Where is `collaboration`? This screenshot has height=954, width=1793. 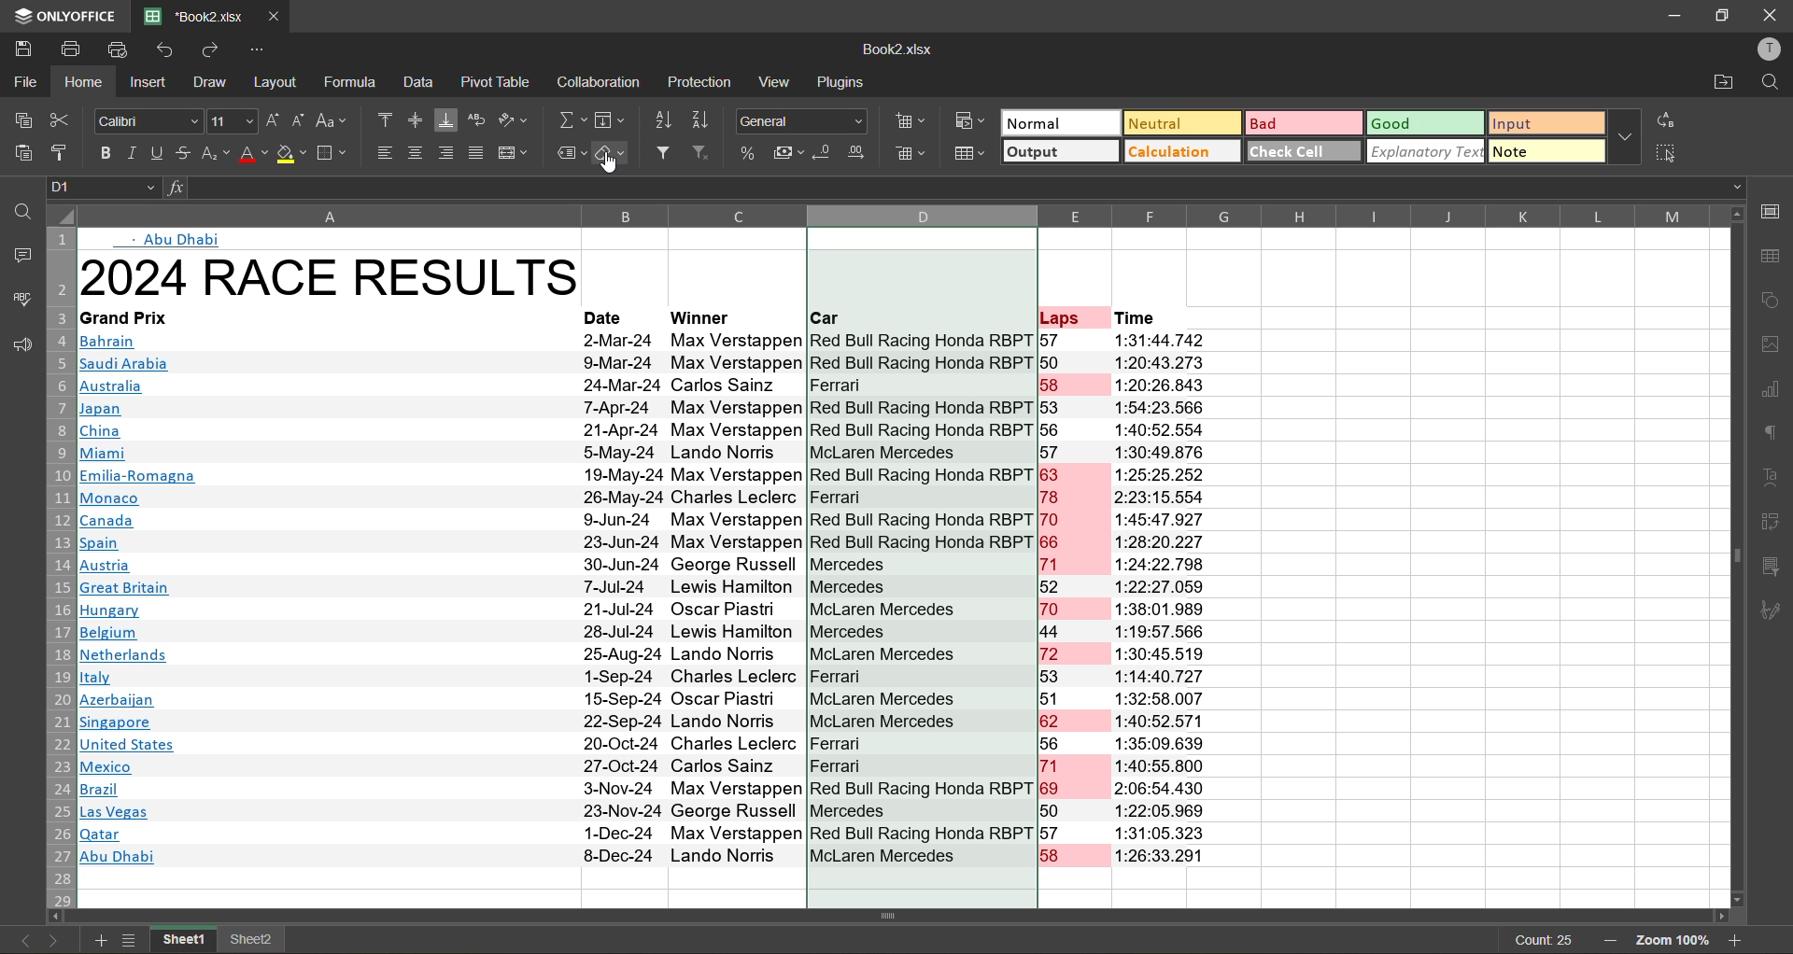
collaboration is located at coordinates (603, 84).